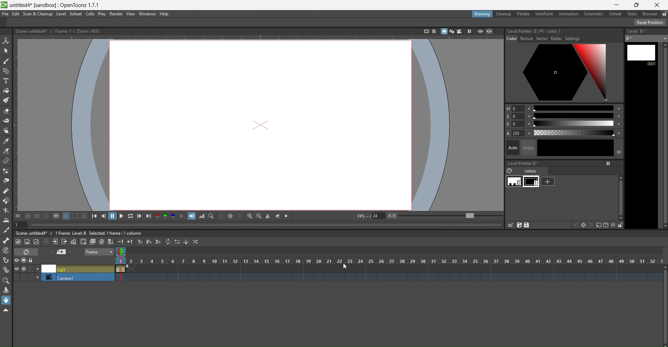  I want to click on magnet tool, so click(6, 201).